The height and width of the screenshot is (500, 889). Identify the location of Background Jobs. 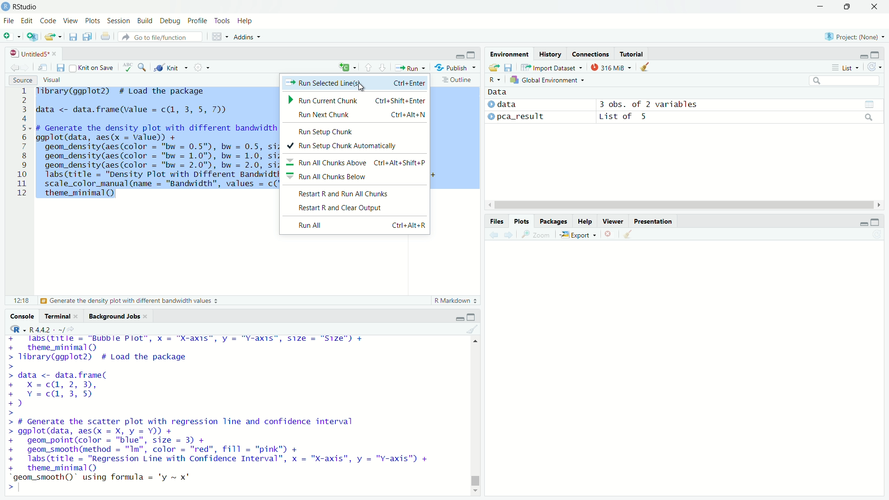
(114, 317).